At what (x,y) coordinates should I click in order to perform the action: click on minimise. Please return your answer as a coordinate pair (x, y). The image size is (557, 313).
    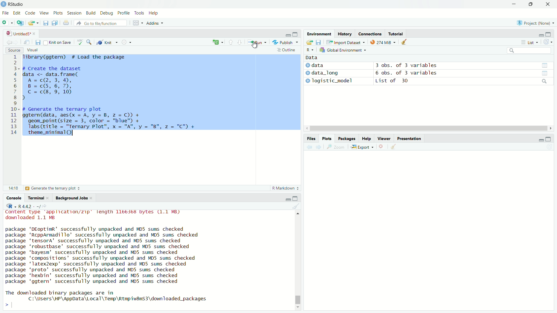
    Looking at the image, I should click on (538, 34).